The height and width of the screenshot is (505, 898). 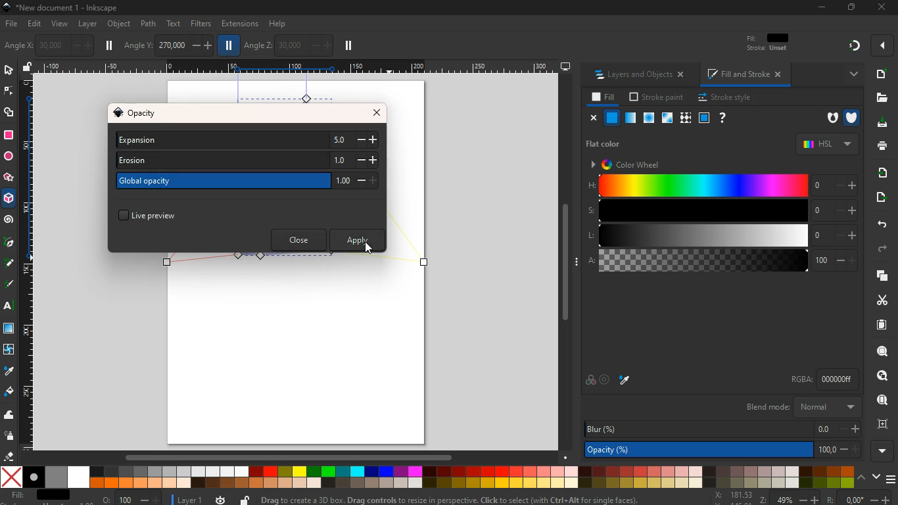 I want to click on receive, so click(x=878, y=172).